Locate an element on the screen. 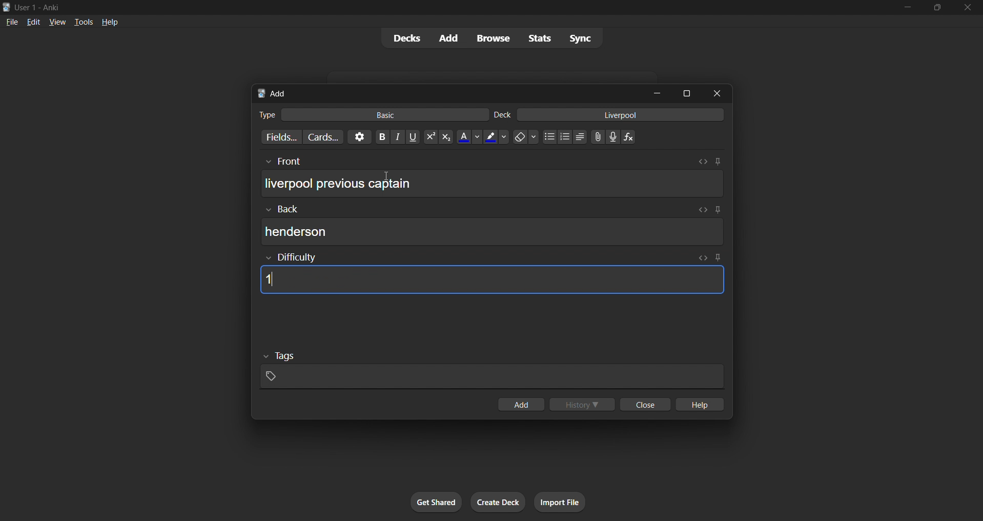 This screenshot has width=983, height=521. edit is located at coordinates (30, 21).